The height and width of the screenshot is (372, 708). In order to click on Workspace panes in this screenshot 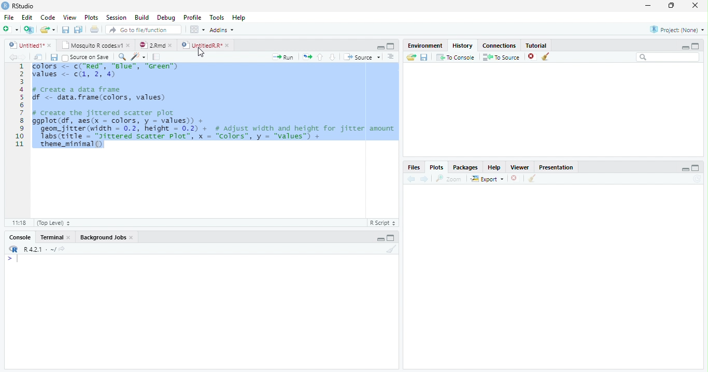, I will do `click(197, 30)`.